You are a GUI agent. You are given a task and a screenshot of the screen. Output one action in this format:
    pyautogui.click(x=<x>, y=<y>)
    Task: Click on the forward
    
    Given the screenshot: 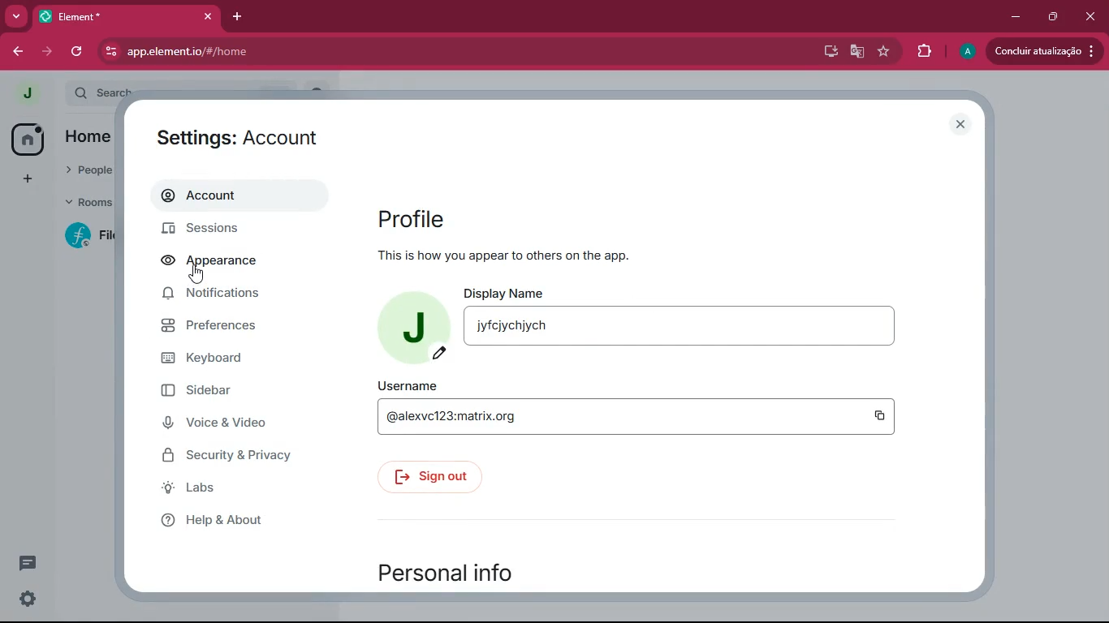 What is the action you would take?
    pyautogui.click(x=50, y=53)
    